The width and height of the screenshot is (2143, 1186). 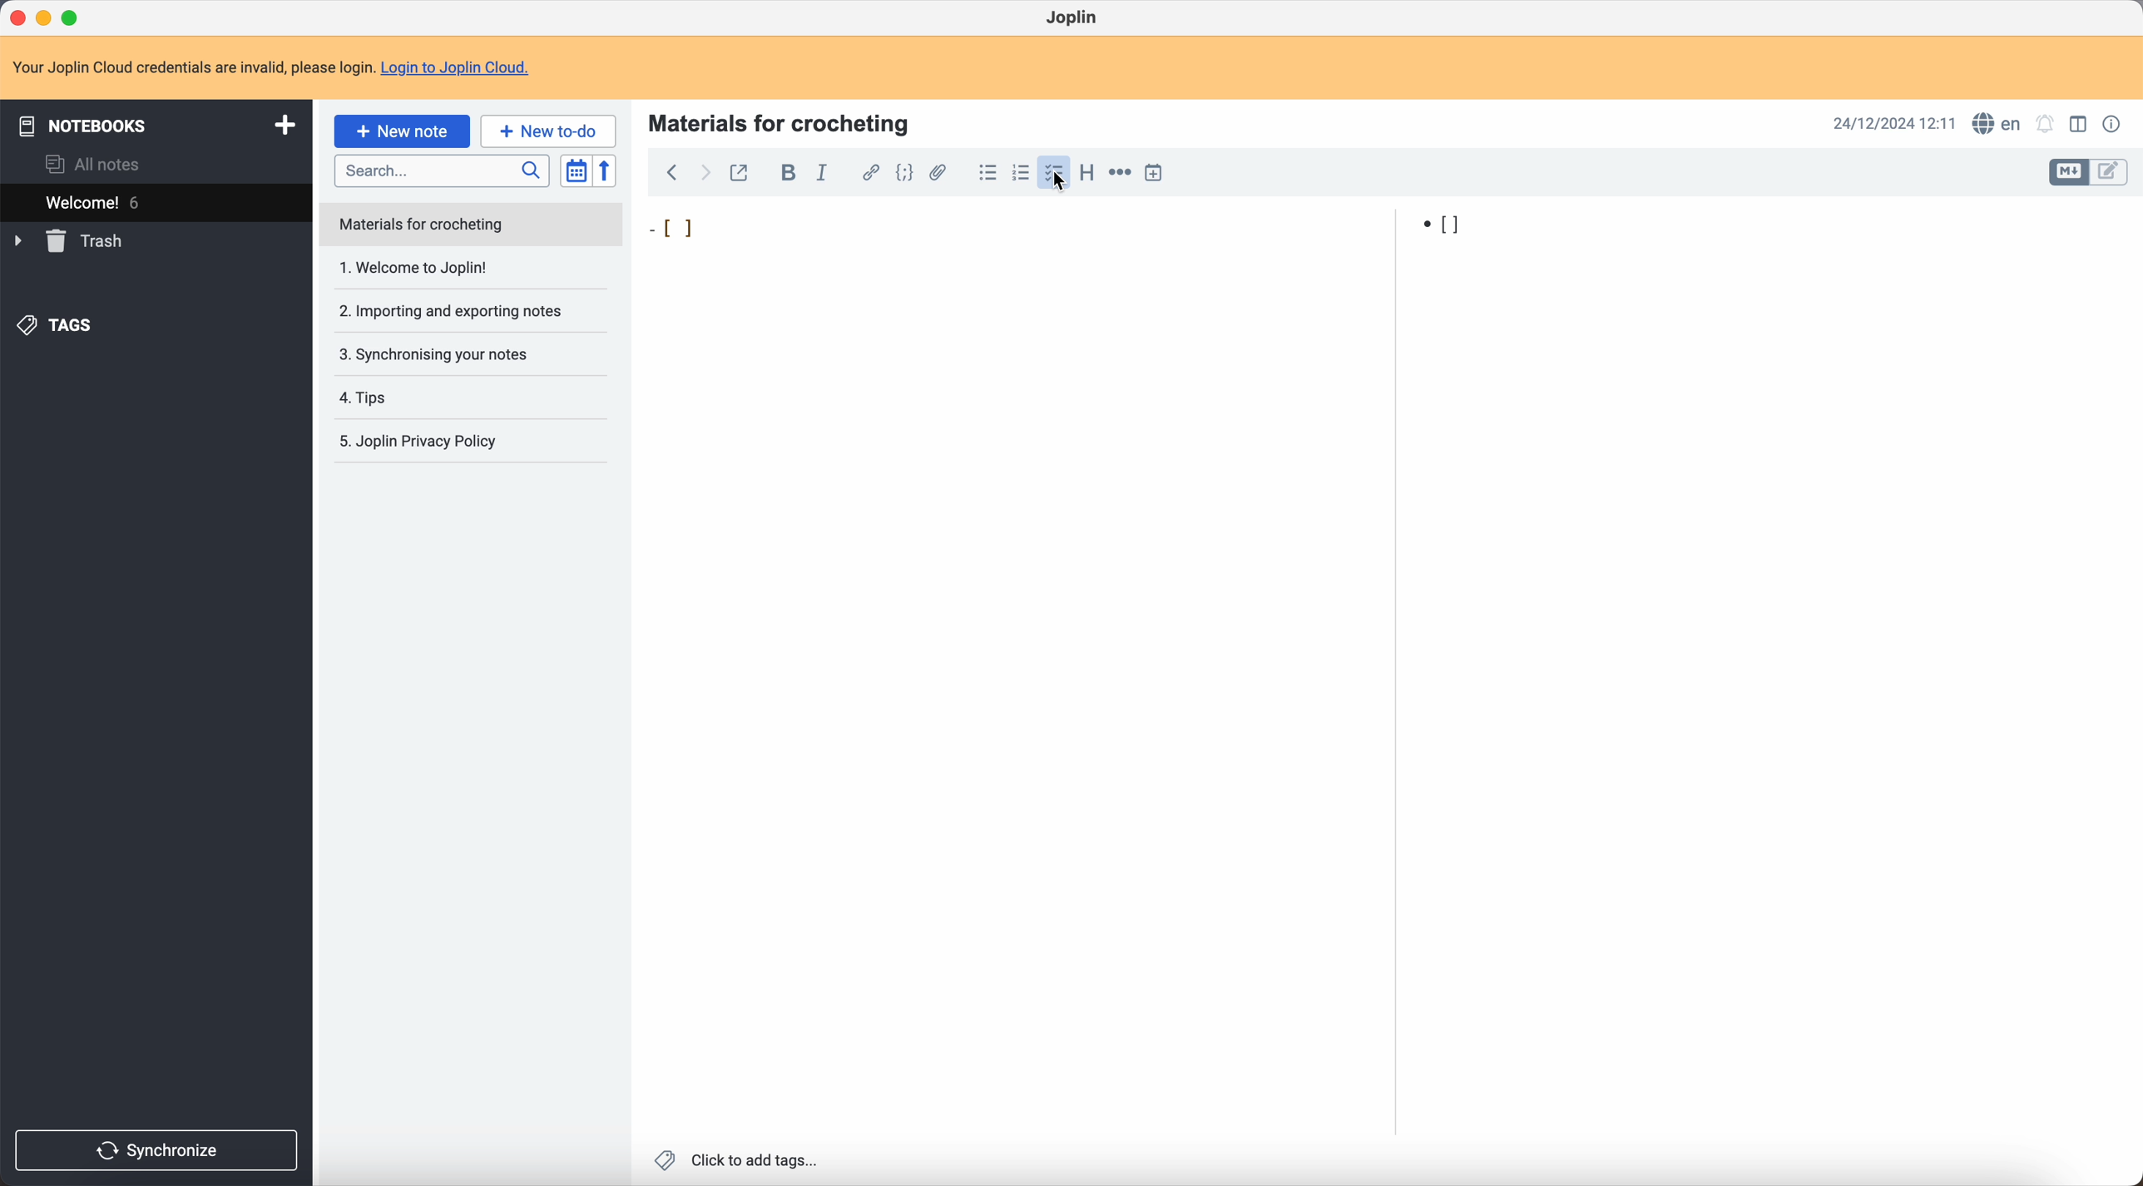 I want to click on attach file, so click(x=942, y=173).